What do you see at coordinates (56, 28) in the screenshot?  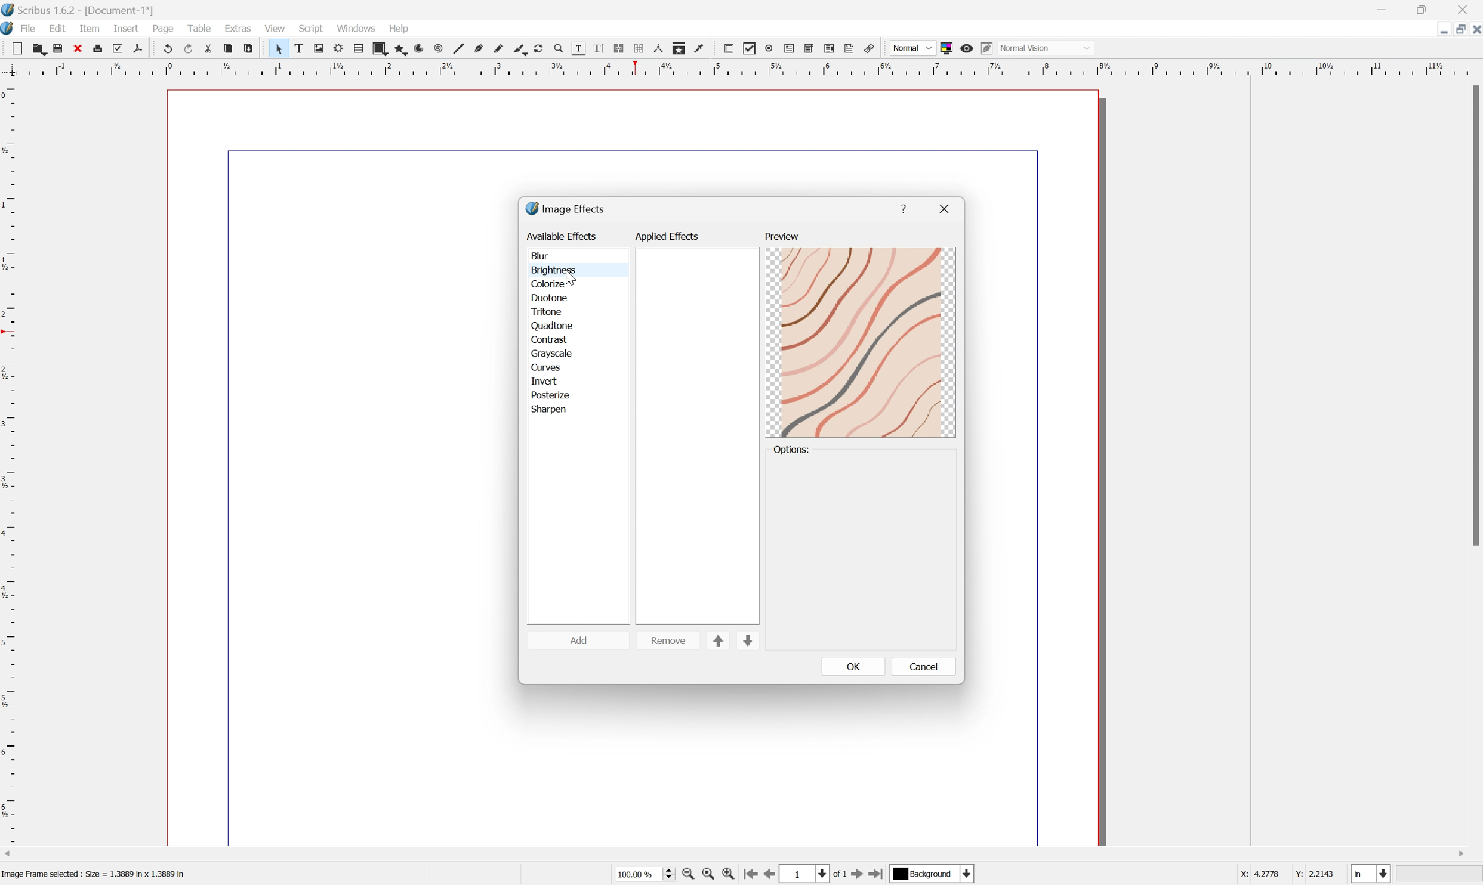 I see `Edit` at bounding box center [56, 28].